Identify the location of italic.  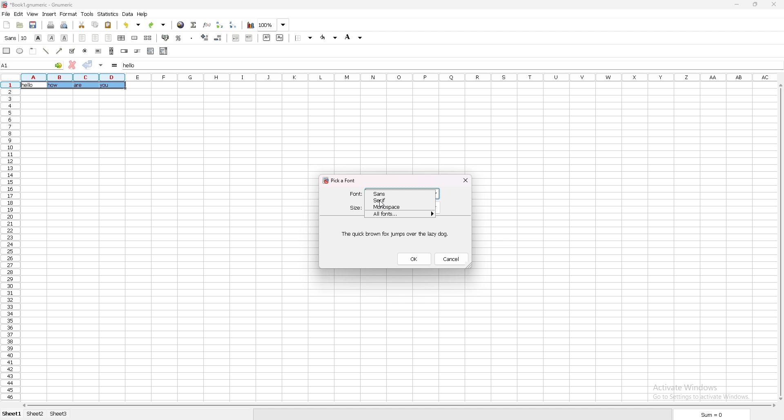
(51, 38).